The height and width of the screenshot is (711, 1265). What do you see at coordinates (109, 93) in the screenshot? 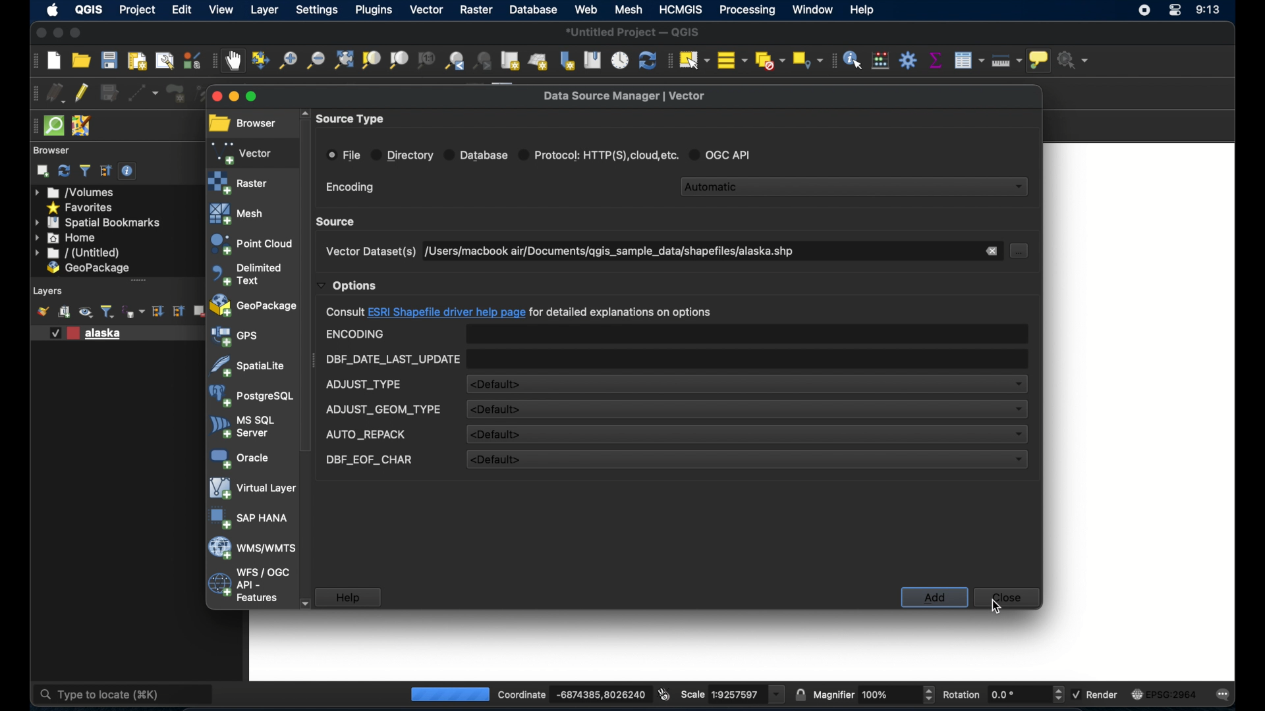
I see `save edits` at bounding box center [109, 93].